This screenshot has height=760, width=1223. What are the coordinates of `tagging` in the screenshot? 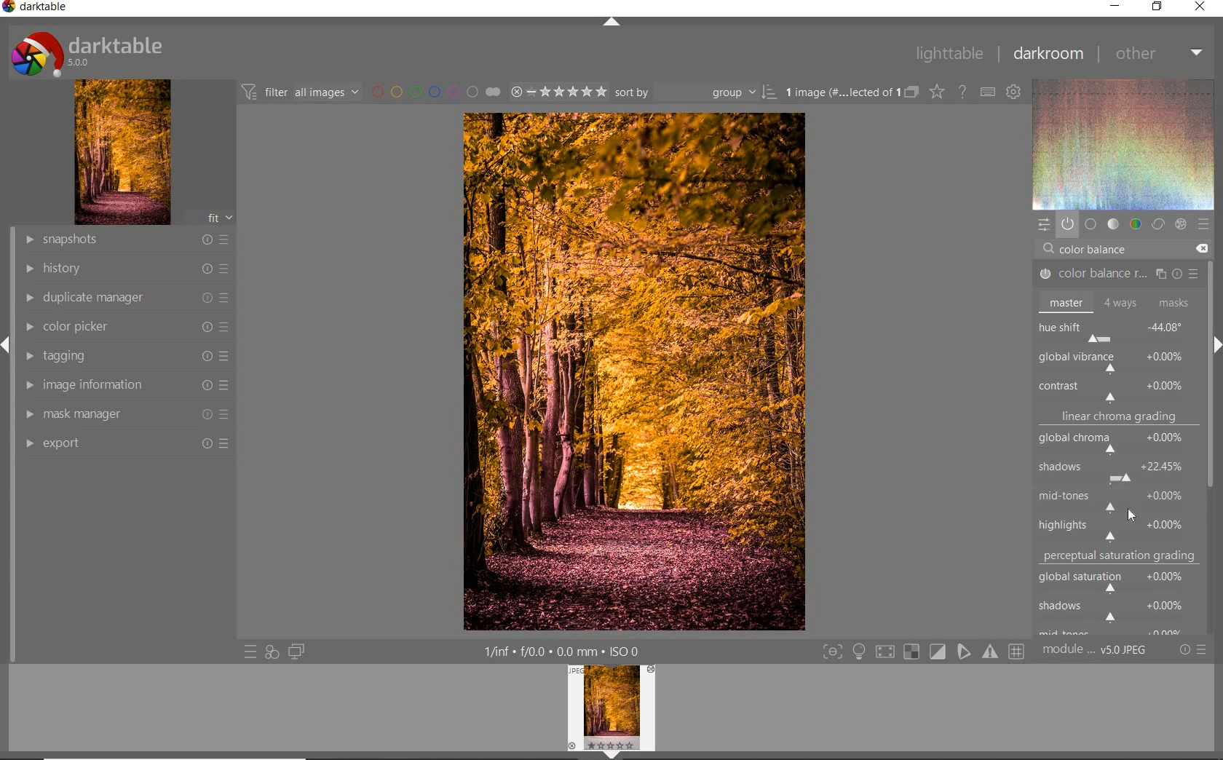 It's located at (125, 357).